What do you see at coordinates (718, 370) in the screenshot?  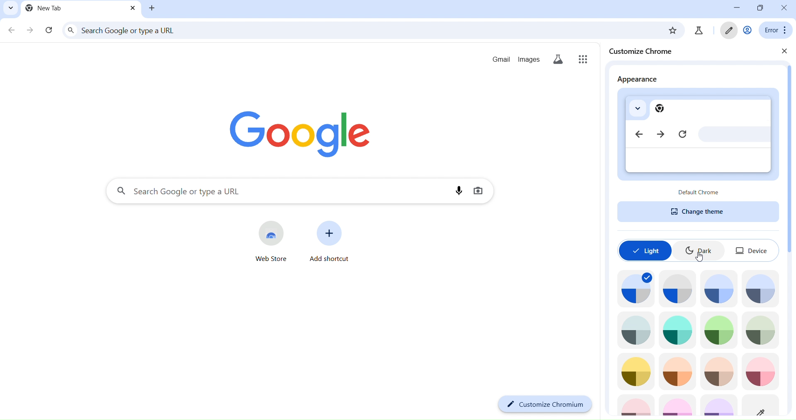 I see `theme icon` at bounding box center [718, 370].